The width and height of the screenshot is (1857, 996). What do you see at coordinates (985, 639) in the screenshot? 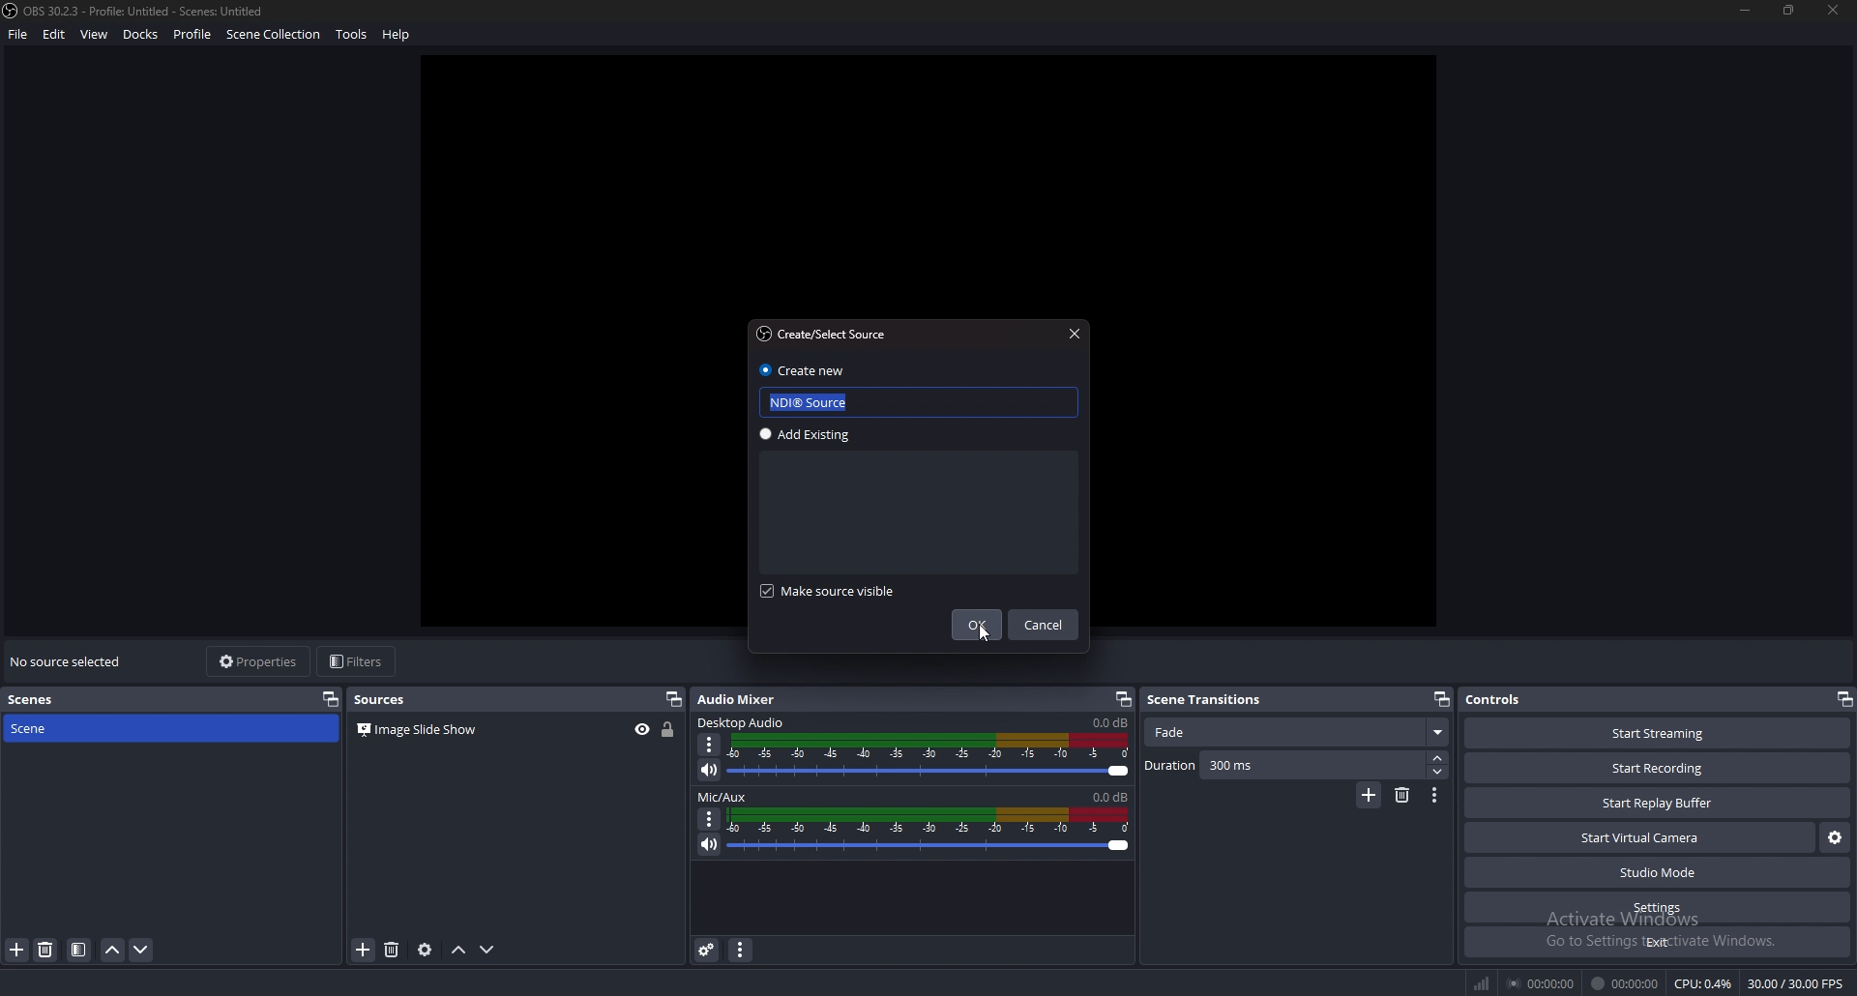
I see `Cursor` at bounding box center [985, 639].